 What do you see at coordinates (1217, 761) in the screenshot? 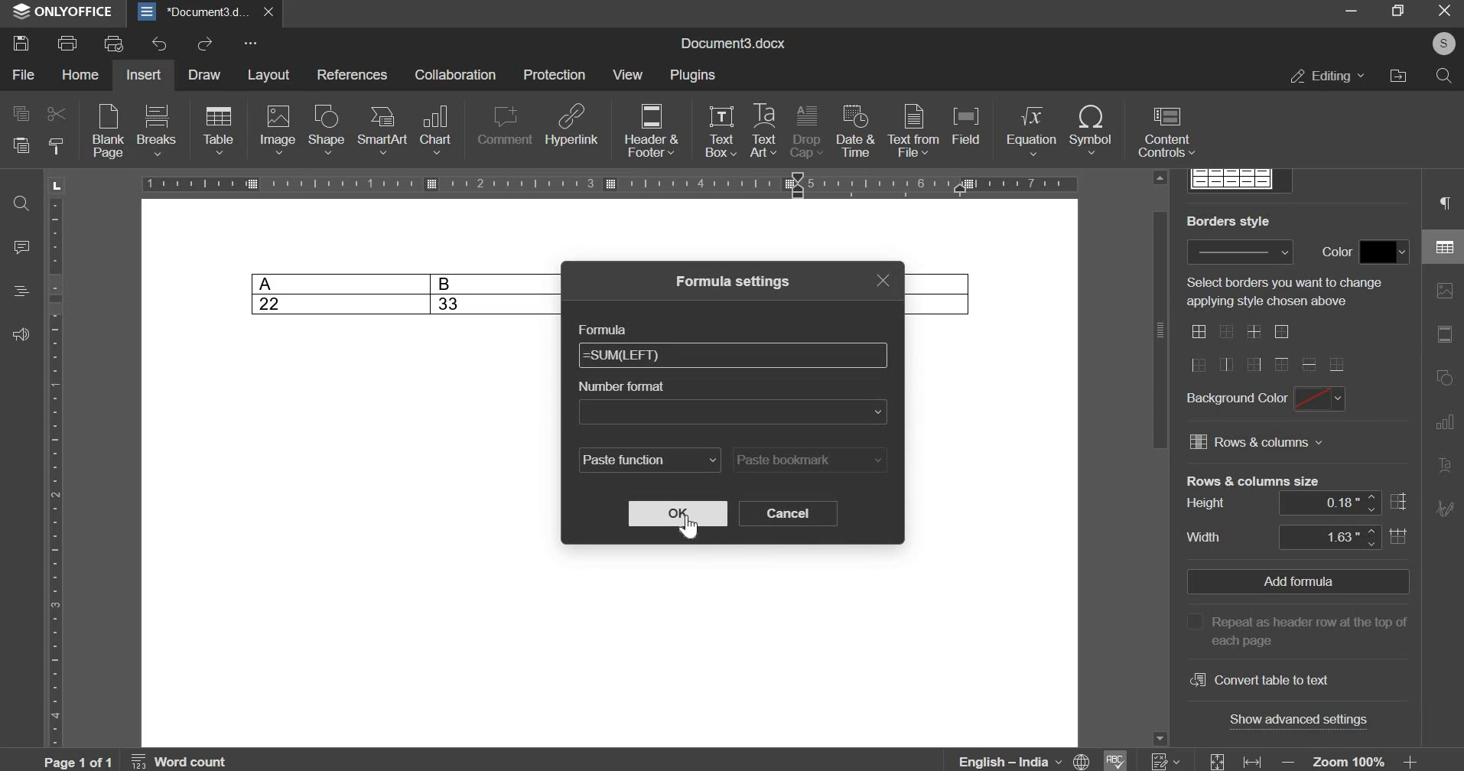
I see `fit to slide` at bounding box center [1217, 761].